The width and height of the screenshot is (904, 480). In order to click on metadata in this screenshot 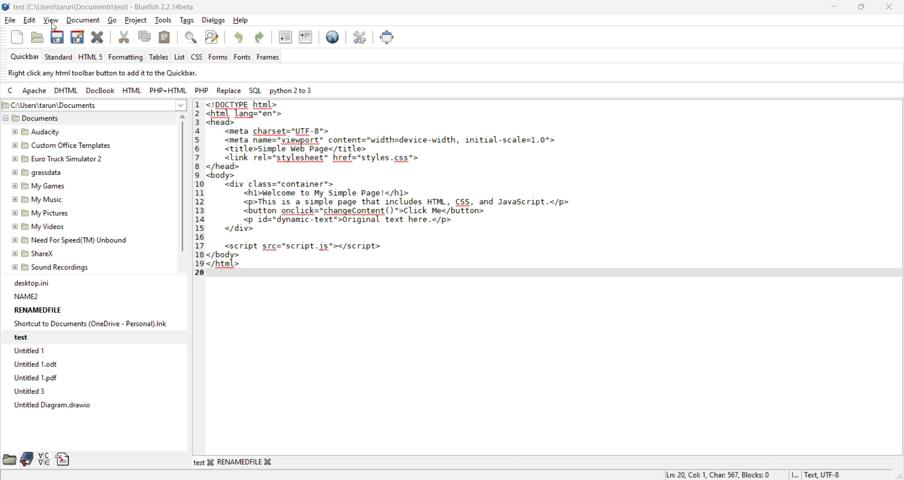, I will do `click(110, 73)`.